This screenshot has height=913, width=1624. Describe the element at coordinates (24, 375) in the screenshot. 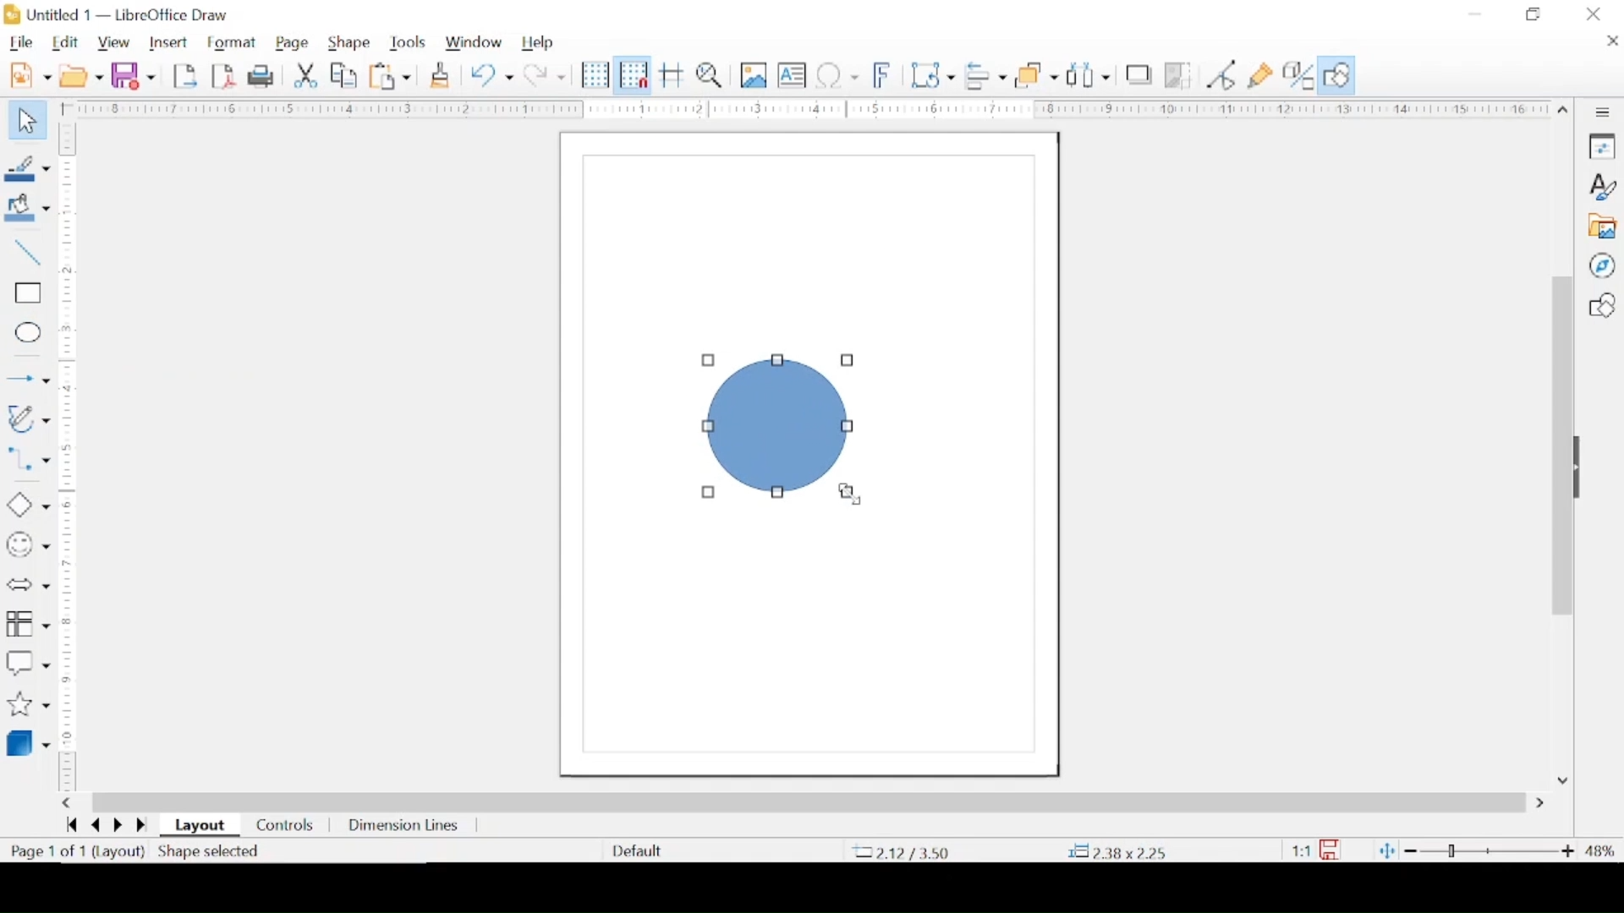

I see `` at that location.